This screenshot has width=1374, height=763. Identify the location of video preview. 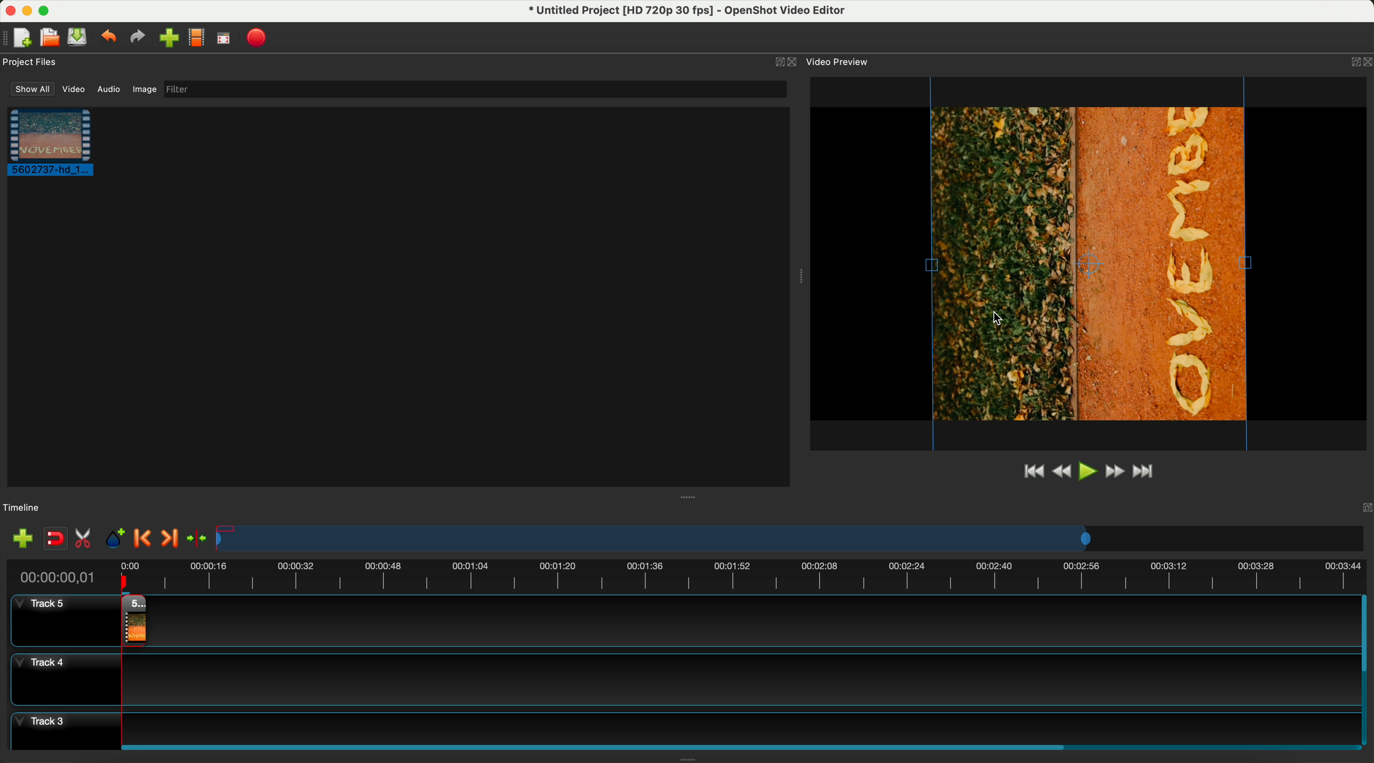
(838, 61).